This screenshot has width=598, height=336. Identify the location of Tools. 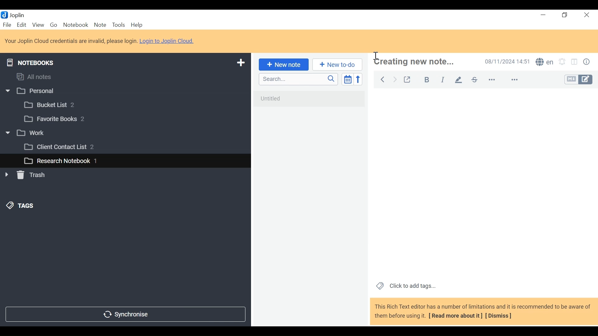
(118, 25).